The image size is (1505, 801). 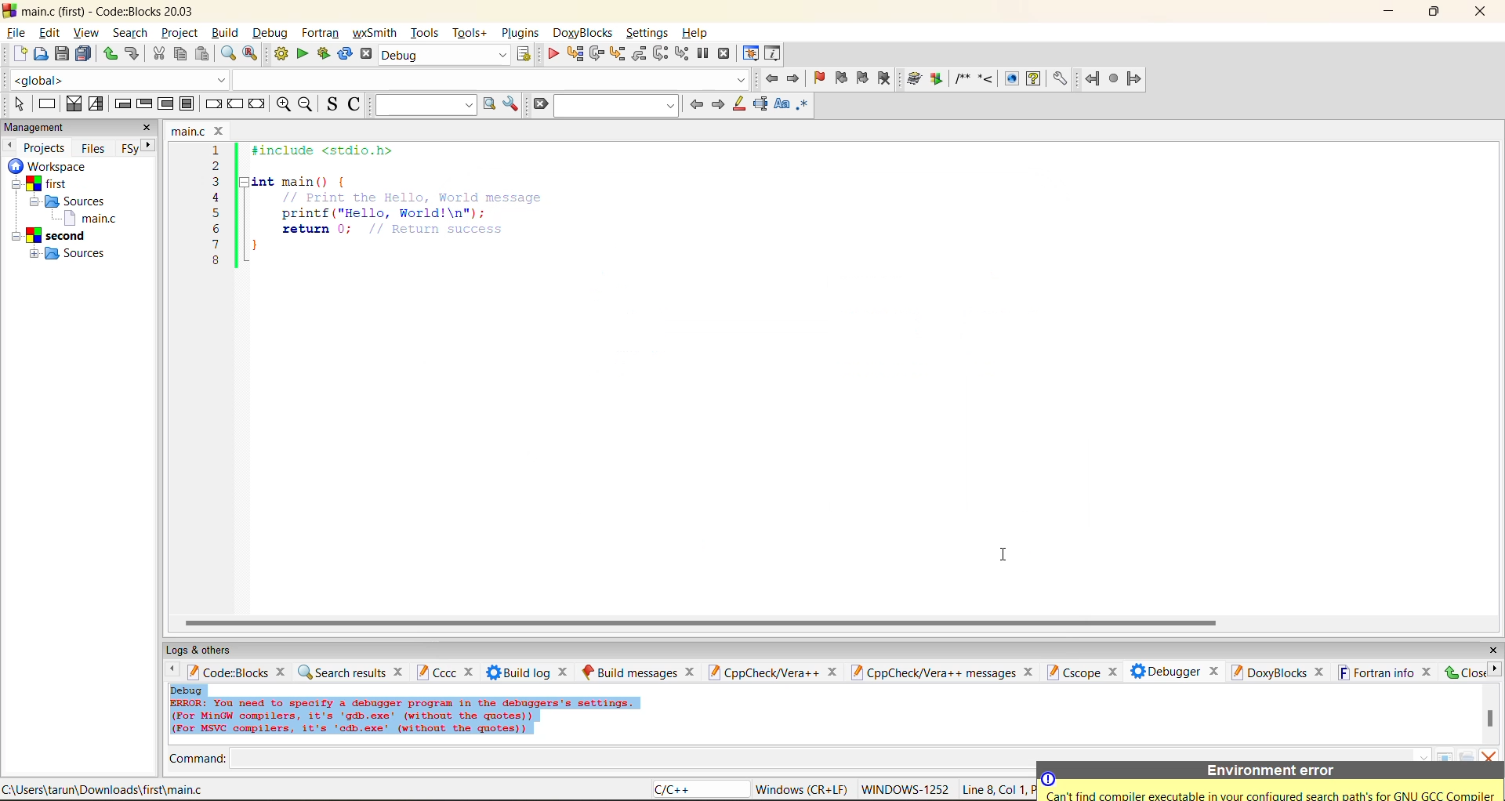 What do you see at coordinates (283, 671) in the screenshot?
I see `close` at bounding box center [283, 671].